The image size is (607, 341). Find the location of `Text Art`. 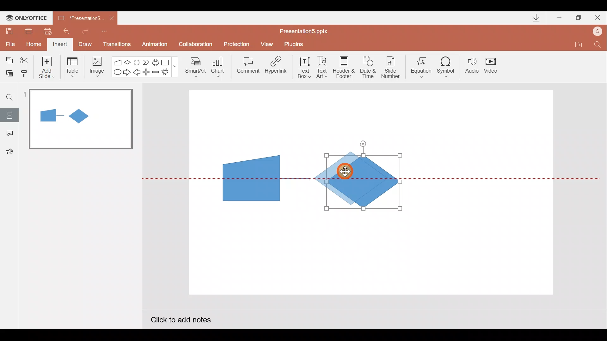

Text Art is located at coordinates (324, 67).